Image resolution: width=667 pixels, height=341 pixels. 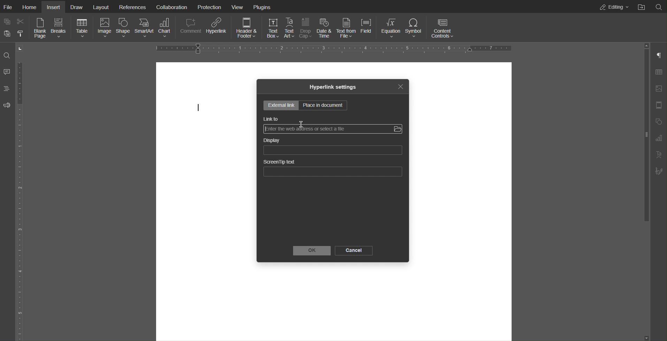 I want to click on Insert, so click(x=54, y=7).